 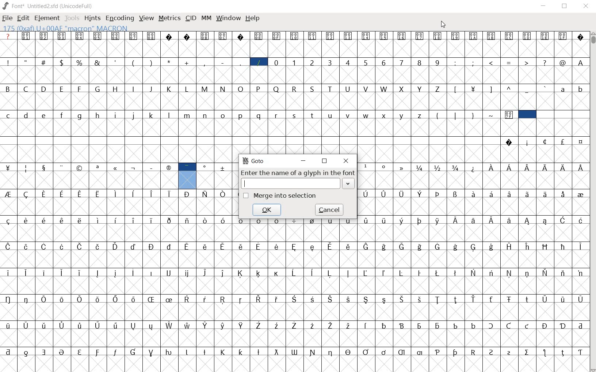 What do you see at coordinates (592, 202) in the screenshot?
I see `SCROLLBAR` at bounding box center [592, 202].